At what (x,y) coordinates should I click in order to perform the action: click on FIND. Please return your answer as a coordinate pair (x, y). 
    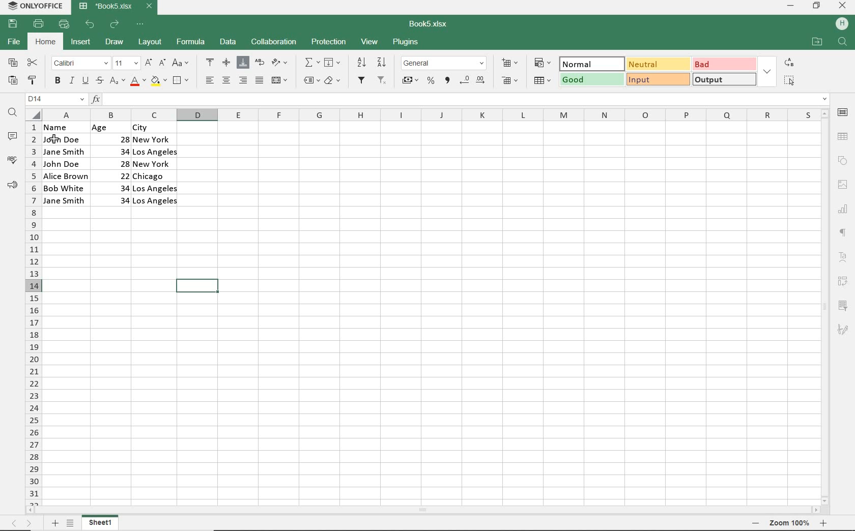
    Looking at the image, I should click on (13, 113).